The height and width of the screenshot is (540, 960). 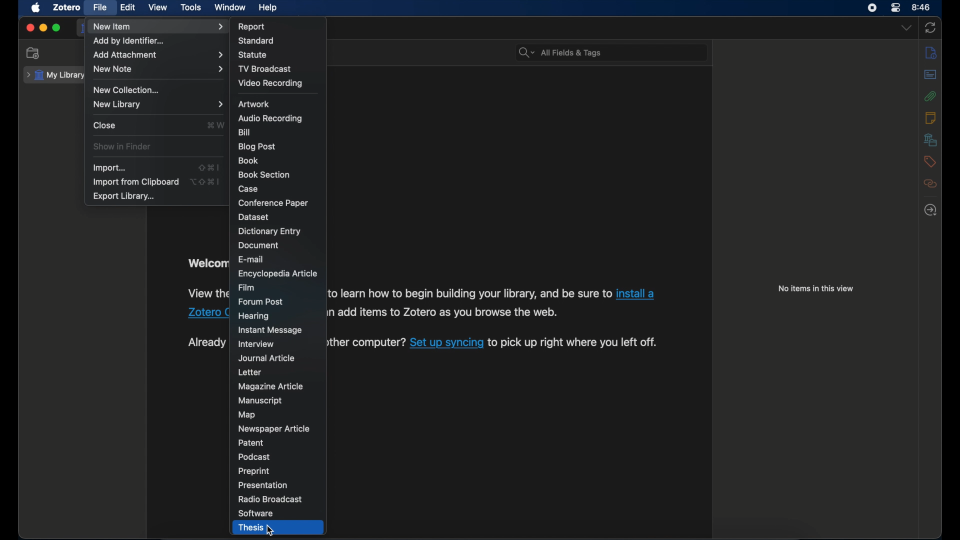 What do you see at coordinates (930, 96) in the screenshot?
I see `attachments` at bounding box center [930, 96].